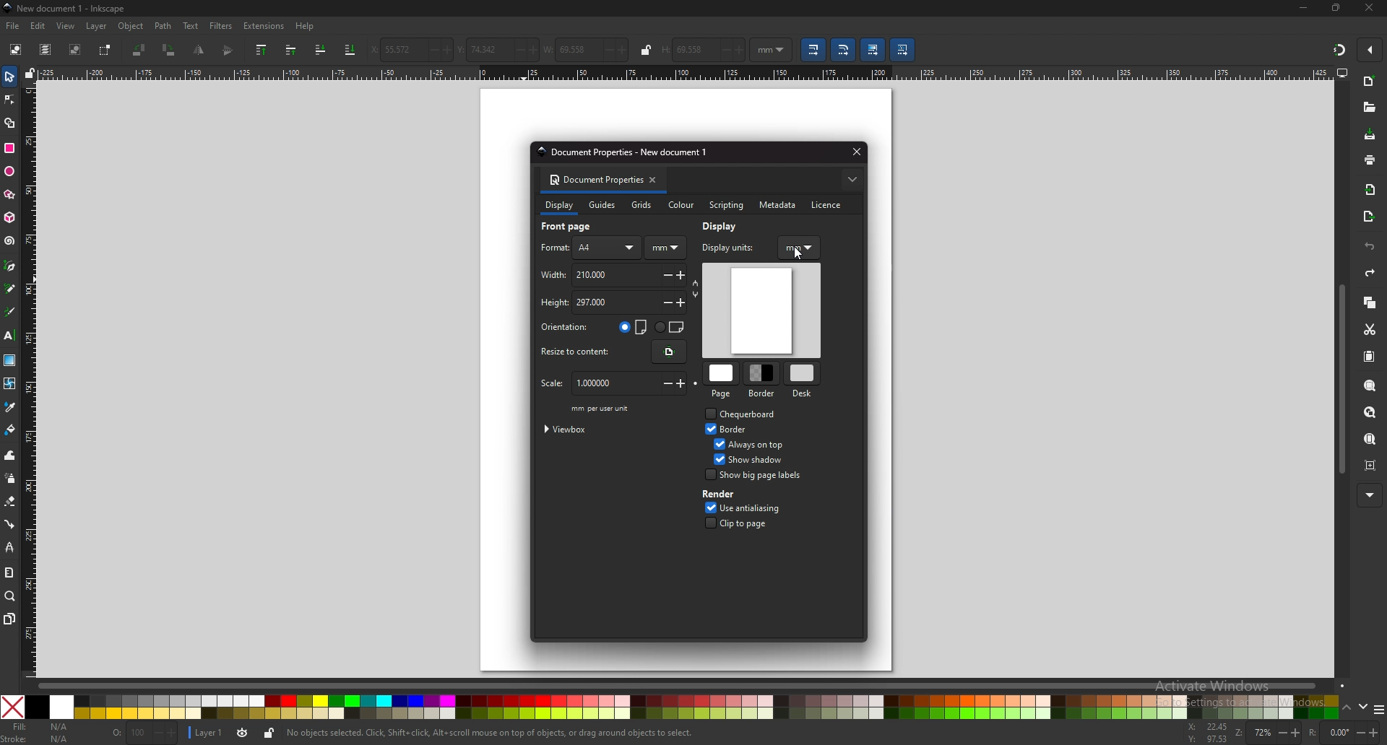 This screenshot has width=1387, height=745. Describe the element at coordinates (530, 50) in the screenshot. I see `+` at that location.